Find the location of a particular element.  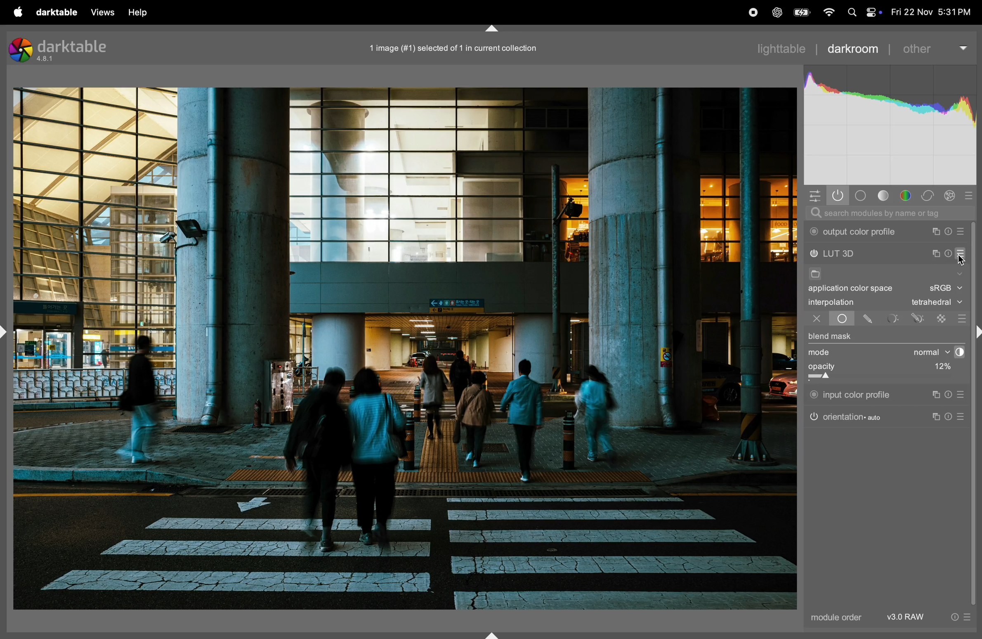

presets is located at coordinates (962, 255).